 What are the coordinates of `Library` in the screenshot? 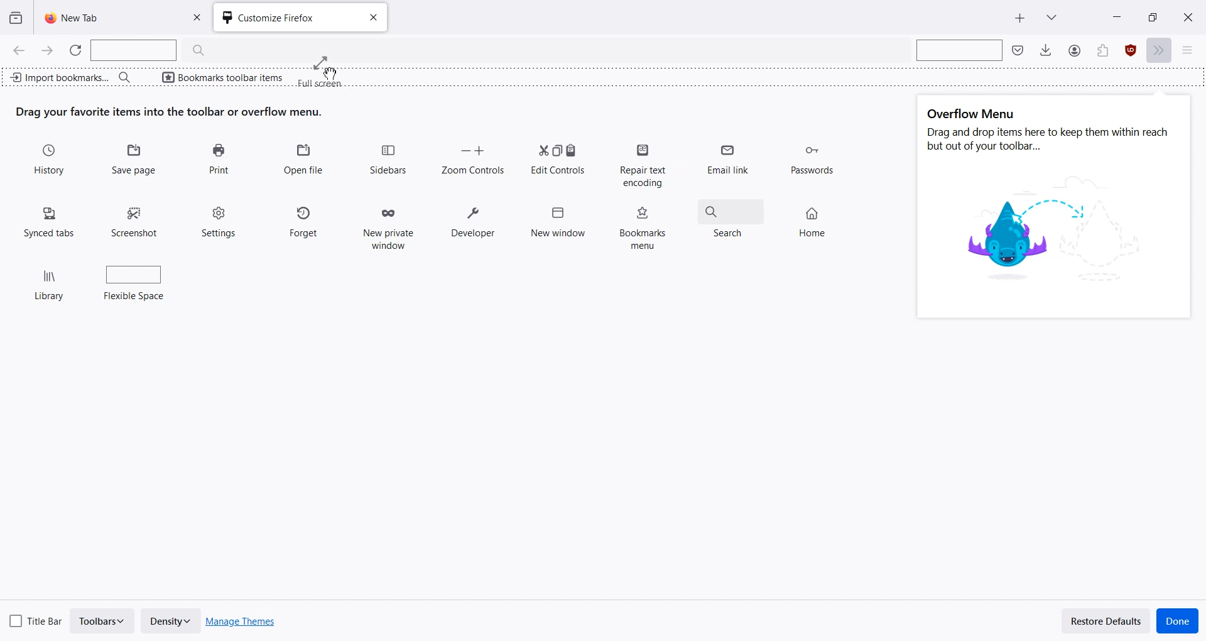 It's located at (52, 279).